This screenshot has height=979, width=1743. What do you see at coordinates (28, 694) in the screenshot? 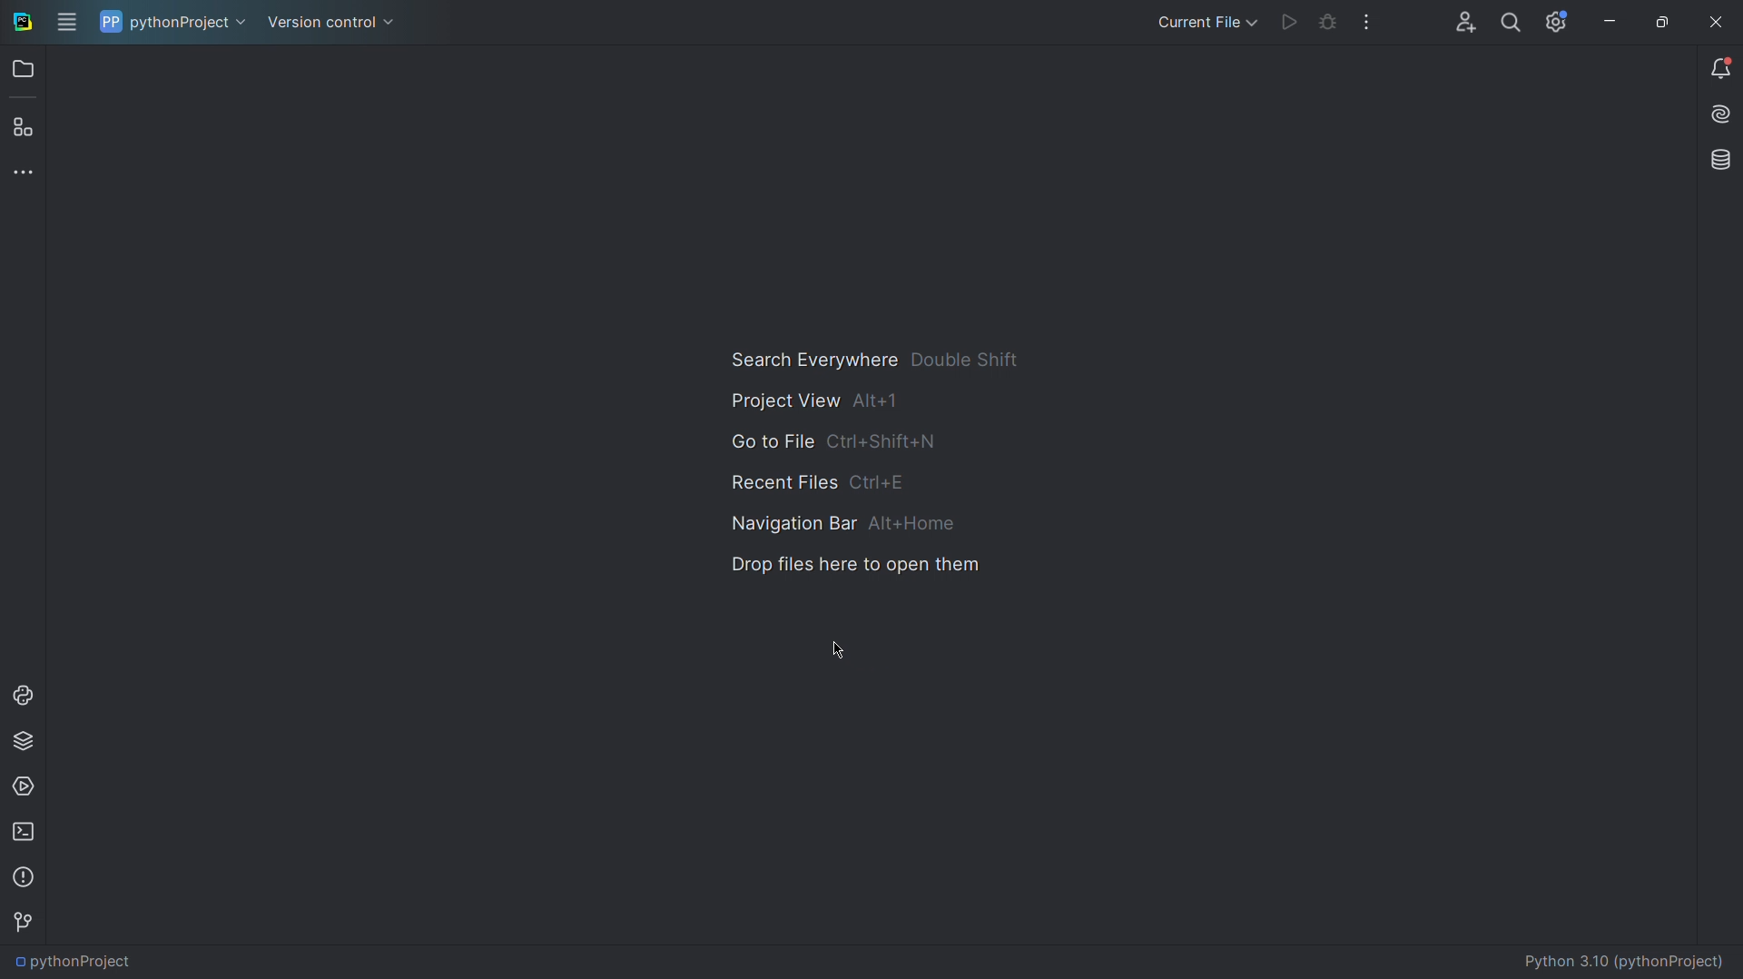
I see `Python console` at bounding box center [28, 694].